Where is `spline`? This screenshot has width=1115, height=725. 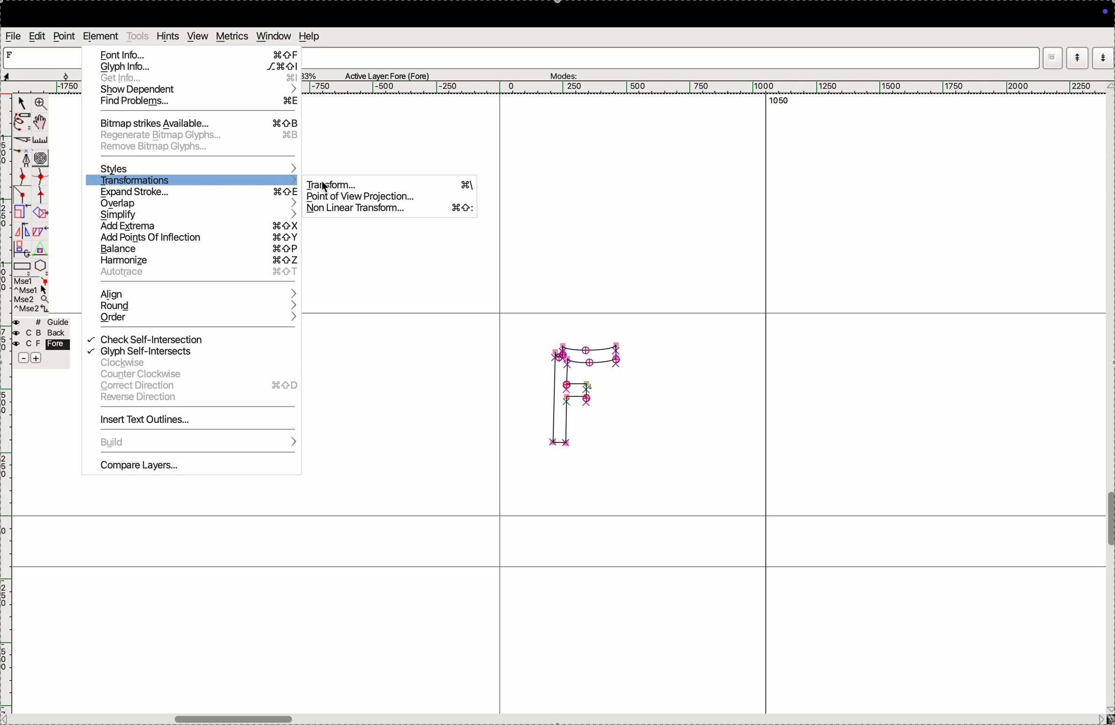
spline is located at coordinates (40, 187).